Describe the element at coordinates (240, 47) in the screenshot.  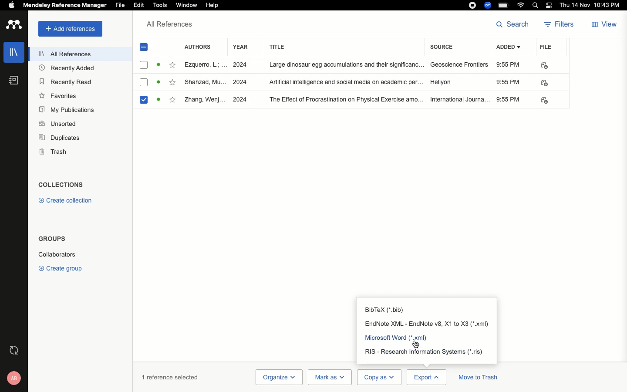
I see `Year` at that location.